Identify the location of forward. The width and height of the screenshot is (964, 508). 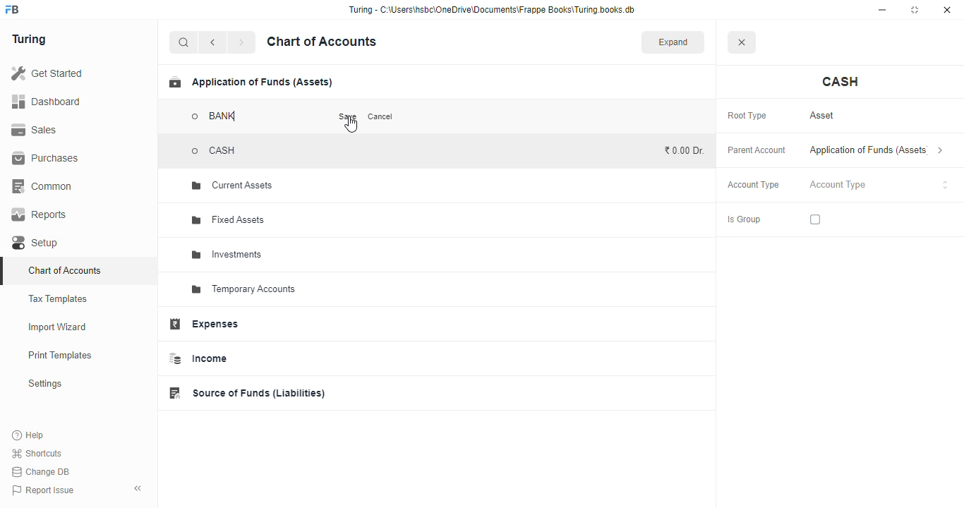
(241, 42).